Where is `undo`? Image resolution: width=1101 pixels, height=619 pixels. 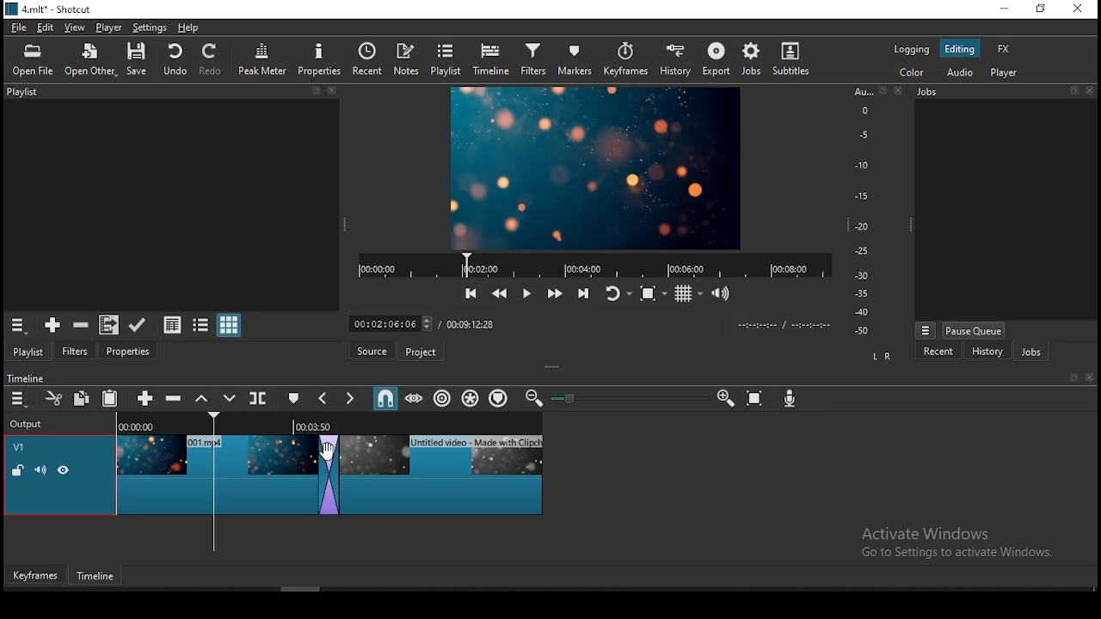 undo is located at coordinates (175, 58).